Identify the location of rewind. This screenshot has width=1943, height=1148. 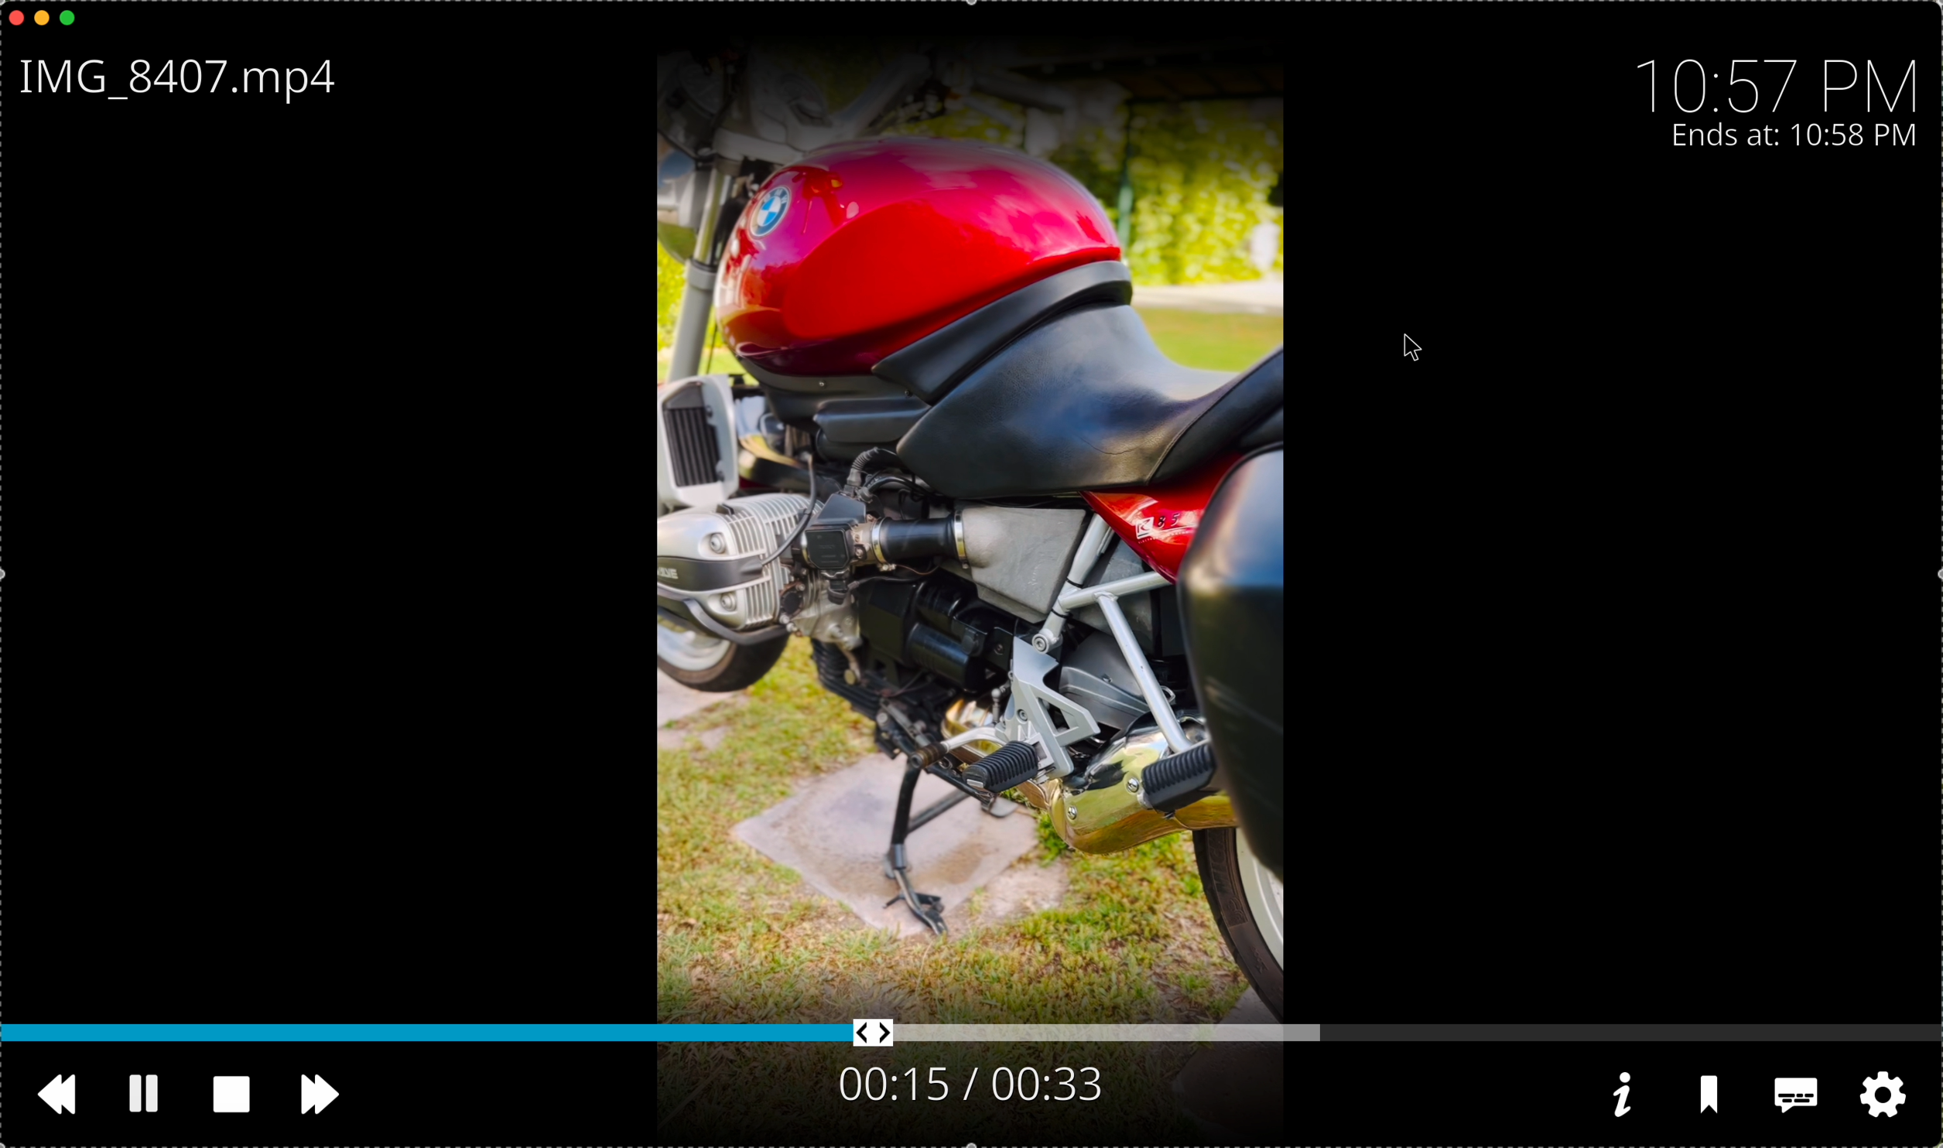
(63, 1102).